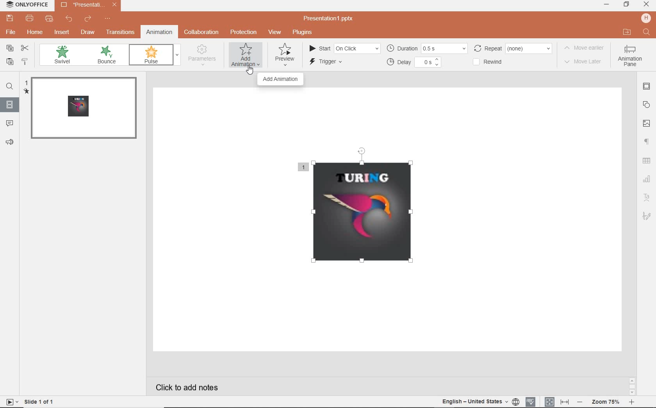 The height and width of the screenshot is (408, 656). What do you see at coordinates (150, 55) in the screenshot?
I see `pulse` at bounding box center [150, 55].